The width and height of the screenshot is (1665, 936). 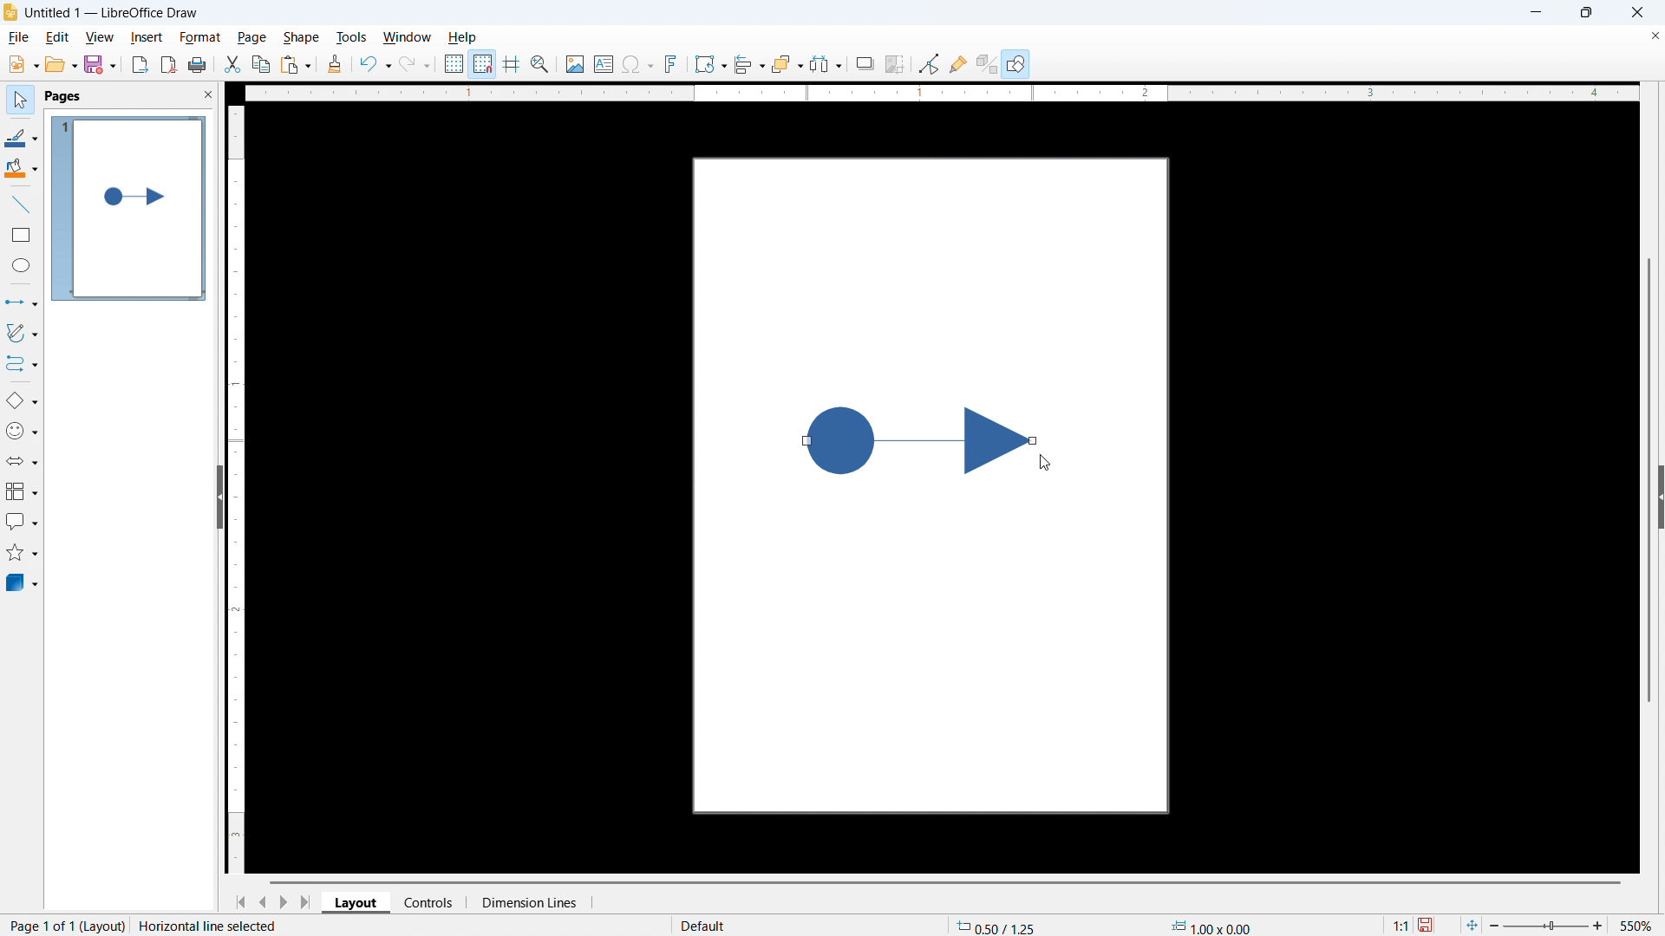 What do you see at coordinates (22, 205) in the screenshot?
I see `Line ` at bounding box center [22, 205].